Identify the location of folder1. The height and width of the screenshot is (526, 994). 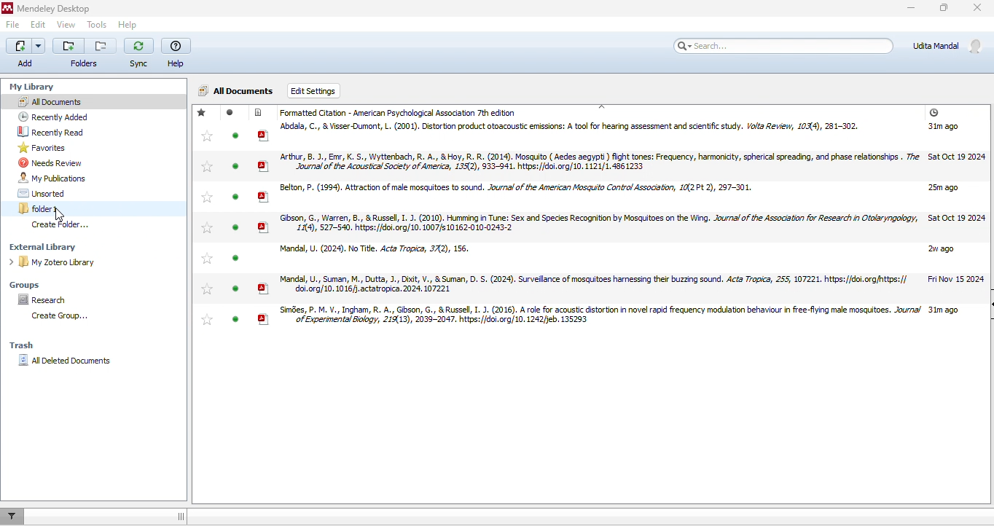
(57, 207).